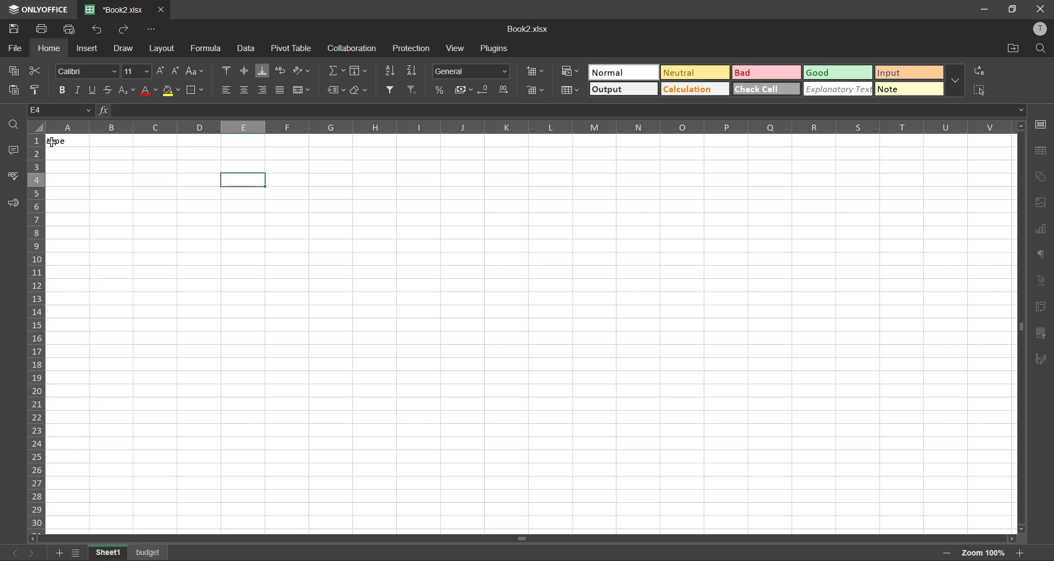  Describe the element at coordinates (94, 90) in the screenshot. I see `underline` at that location.